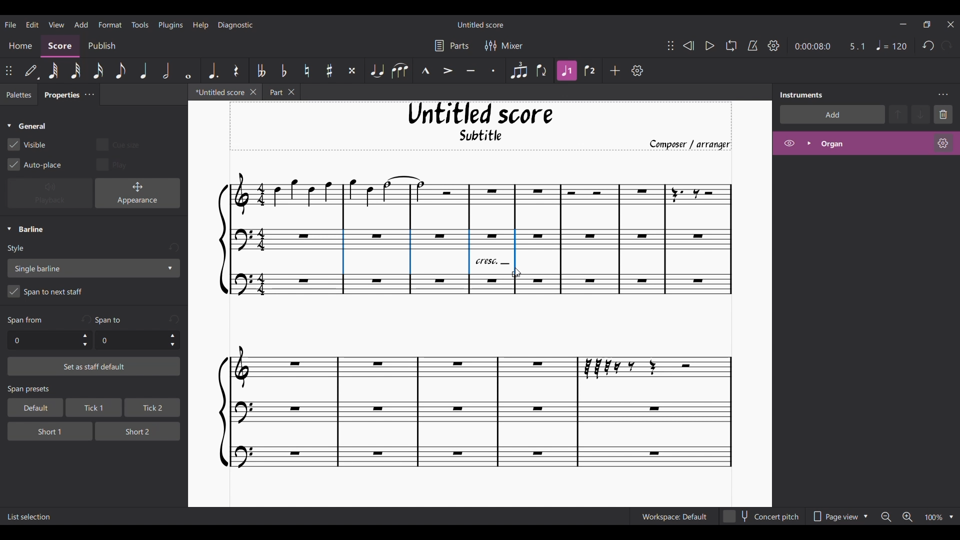 This screenshot has height=540, width=960. Describe the element at coordinates (452, 45) in the screenshot. I see `Parts settings` at that location.